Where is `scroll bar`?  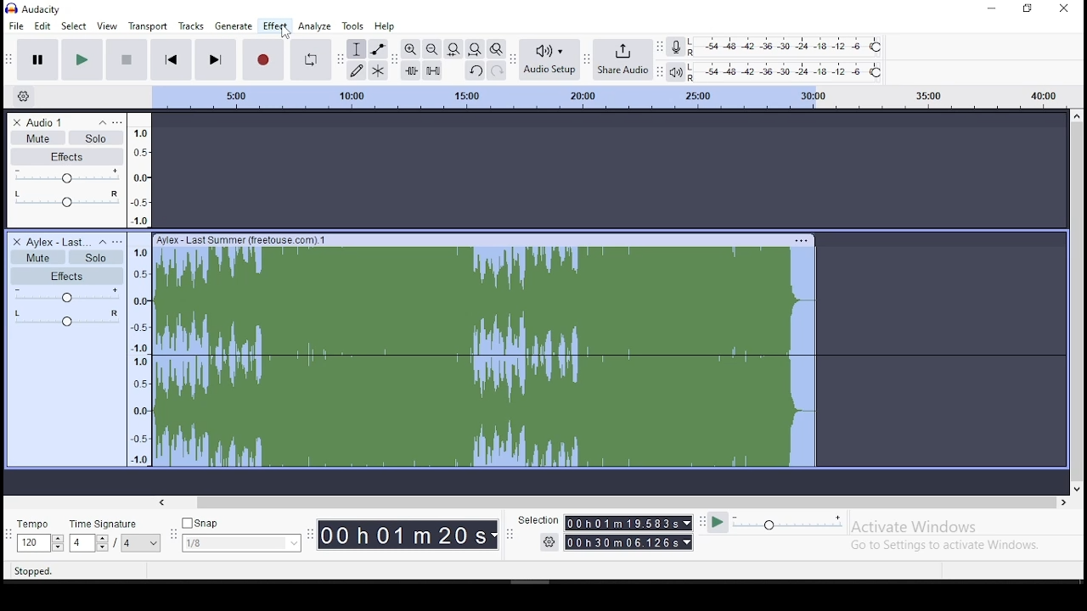
scroll bar is located at coordinates (615, 502).